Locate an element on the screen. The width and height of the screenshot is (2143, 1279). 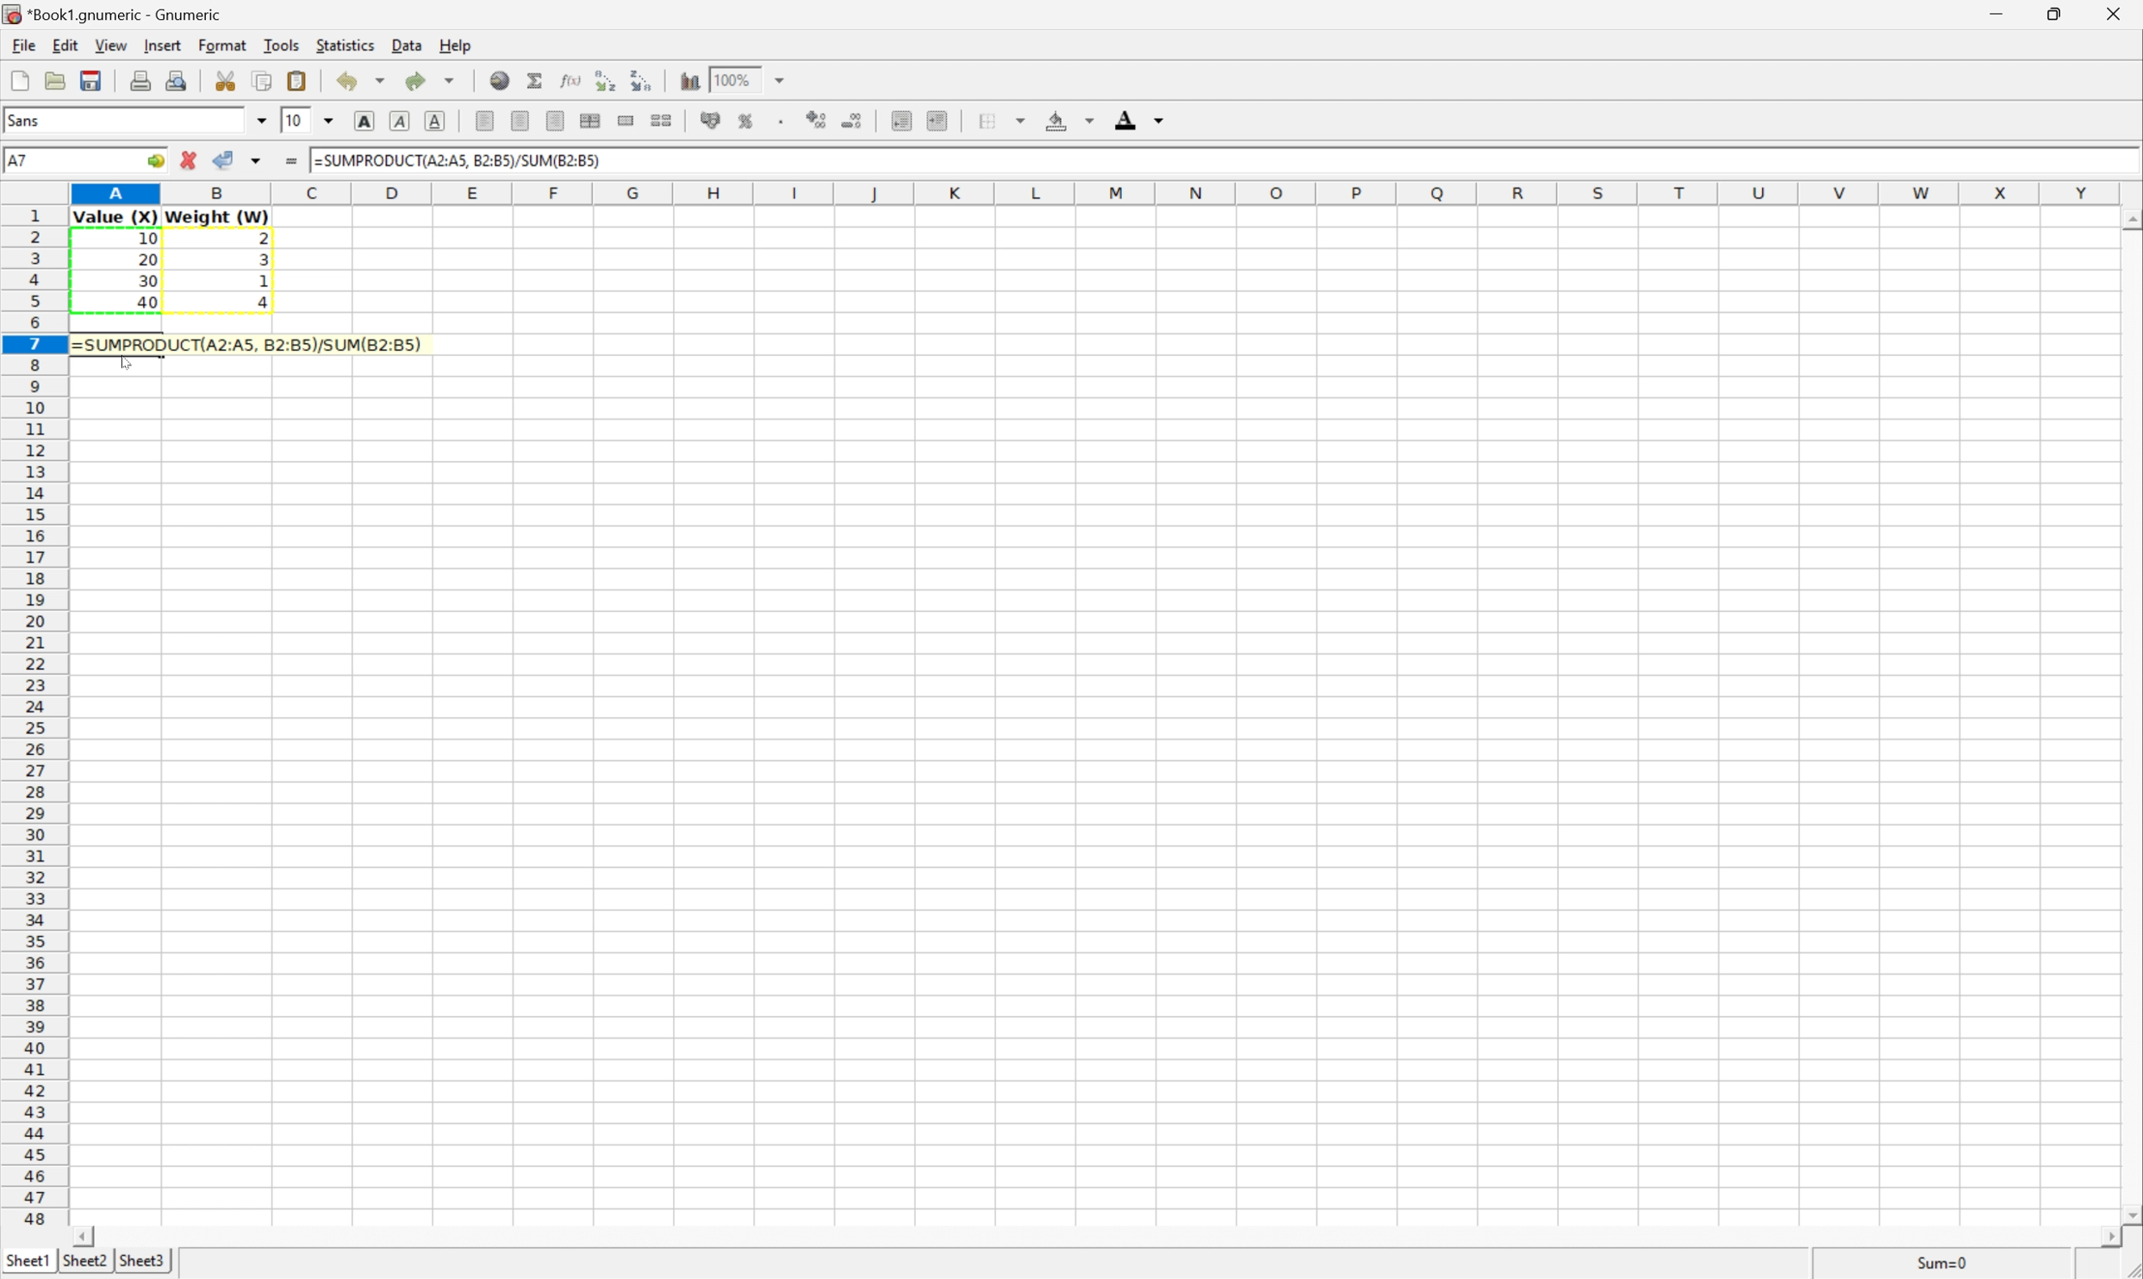
Scroll Left is located at coordinates (84, 1237).